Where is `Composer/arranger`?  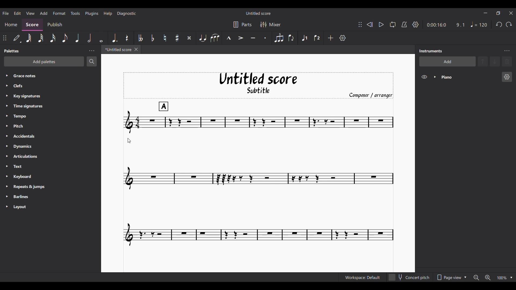 Composer/arranger is located at coordinates (370, 95).